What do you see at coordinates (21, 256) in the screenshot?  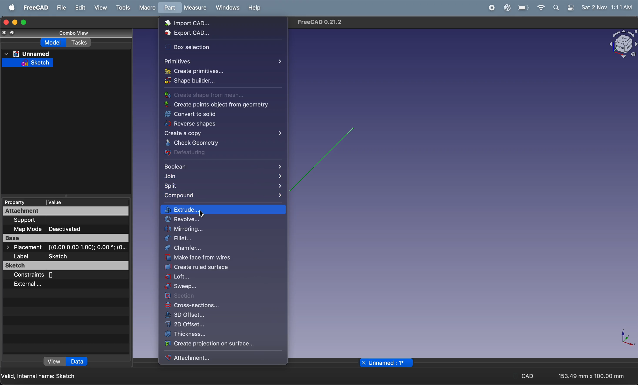 I see `label` at bounding box center [21, 256].